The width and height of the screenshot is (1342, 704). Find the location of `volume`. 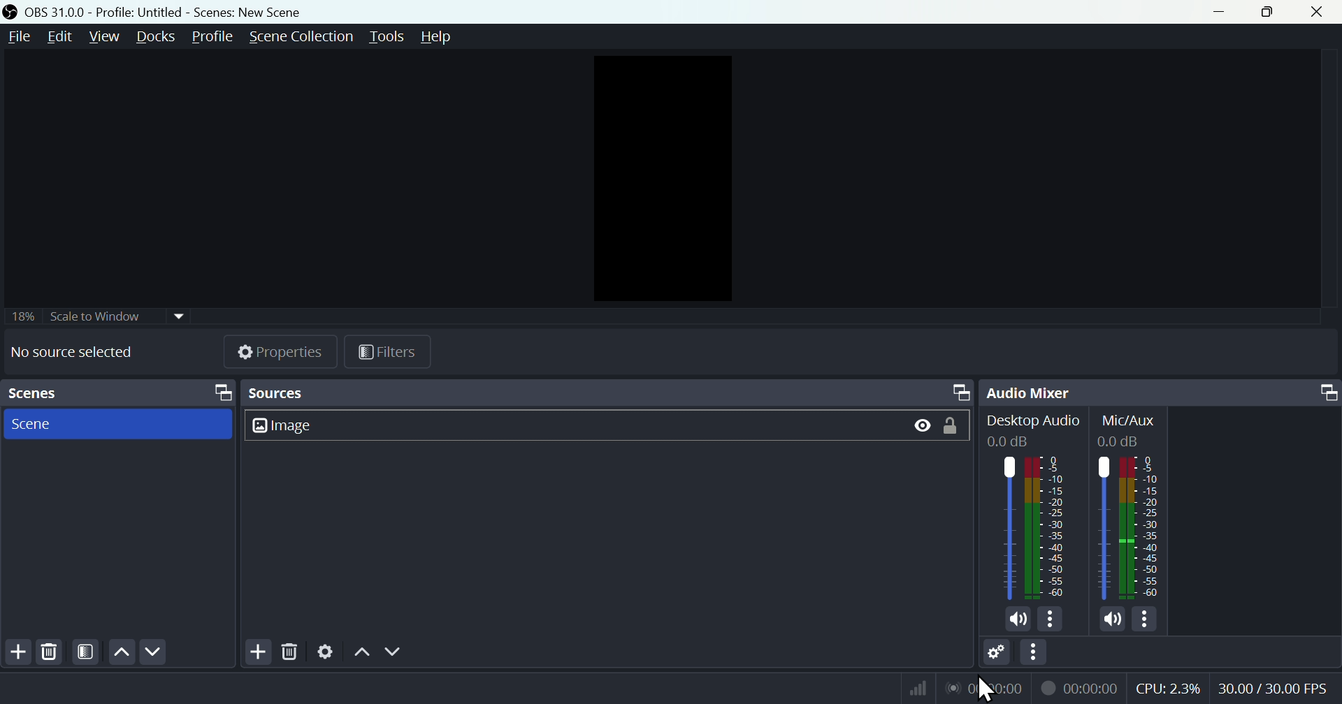

volume is located at coordinates (1110, 620).